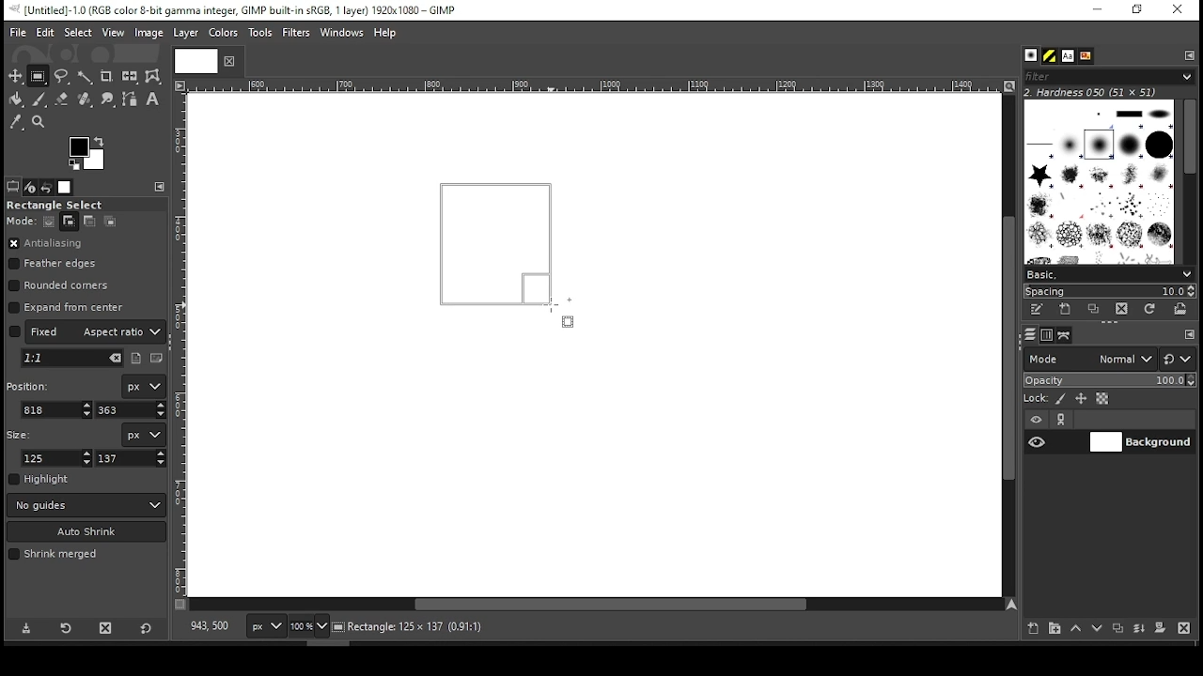  I want to click on replace current selection, so click(50, 222).